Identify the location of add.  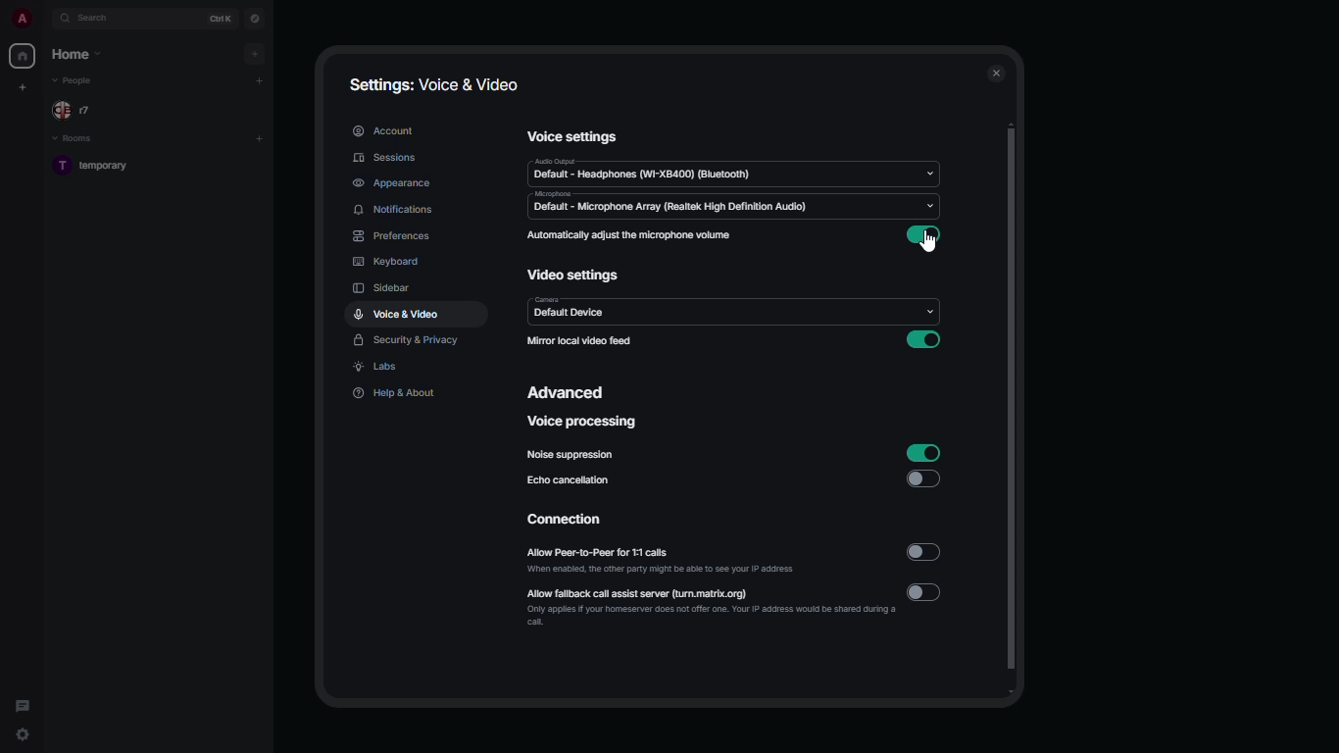
(258, 53).